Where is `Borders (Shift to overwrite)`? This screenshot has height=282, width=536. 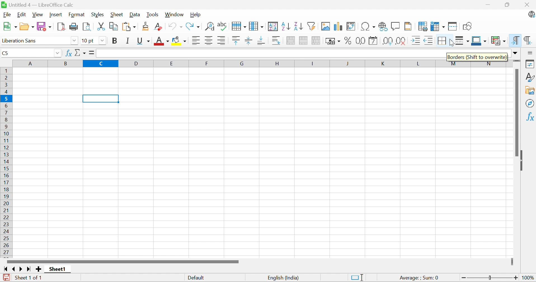 Borders (Shift to overwrite) is located at coordinates (477, 55).